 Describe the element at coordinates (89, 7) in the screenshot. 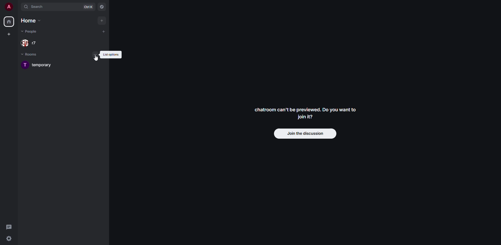

I see `ctrl K` at that location.